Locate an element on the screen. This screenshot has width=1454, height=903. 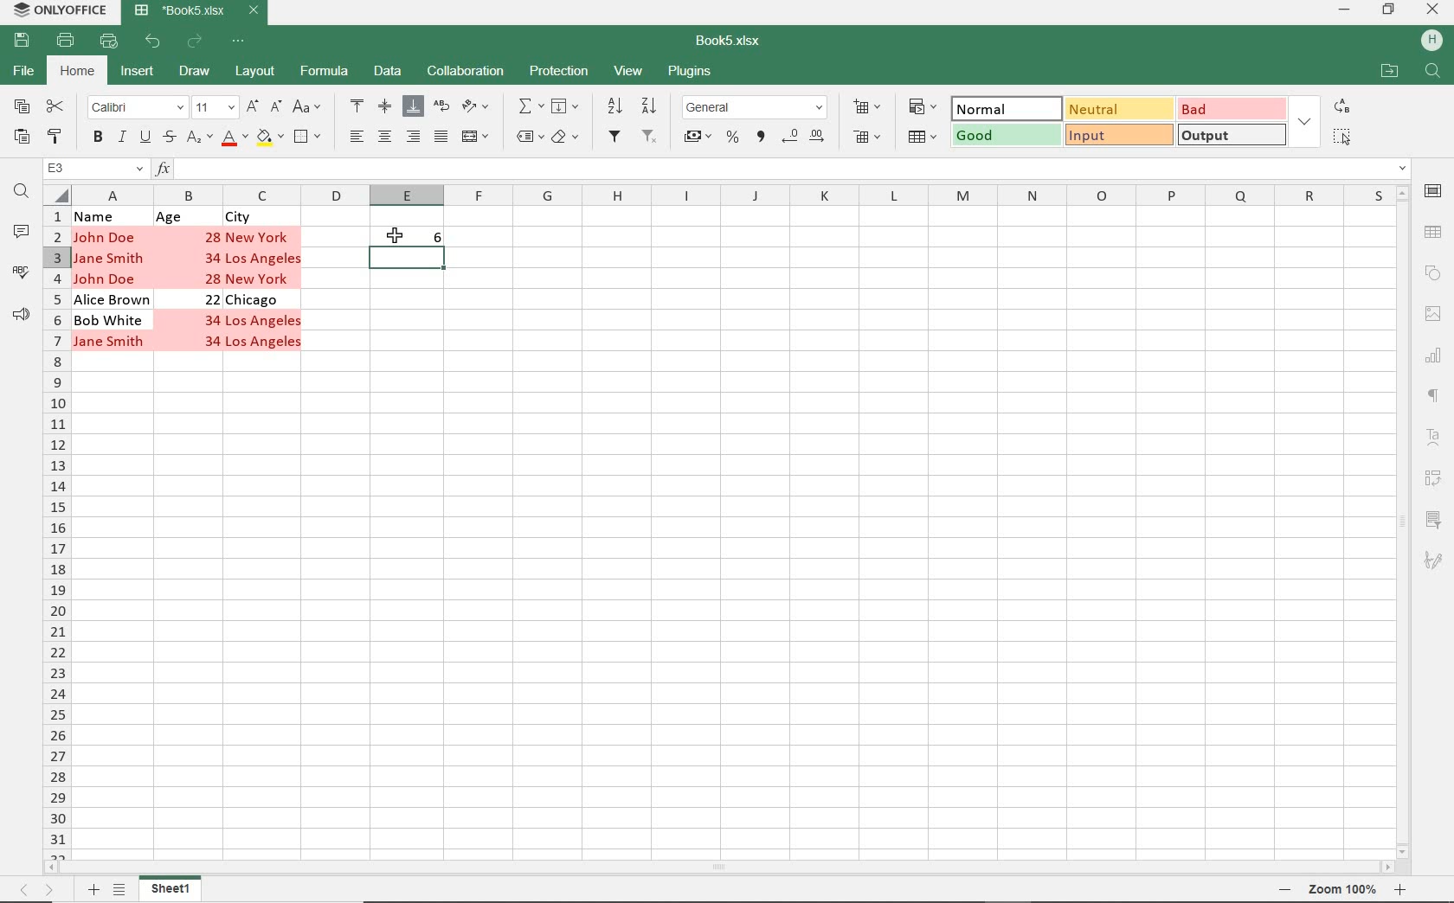
UNDO is located at coordinates (154, 41).